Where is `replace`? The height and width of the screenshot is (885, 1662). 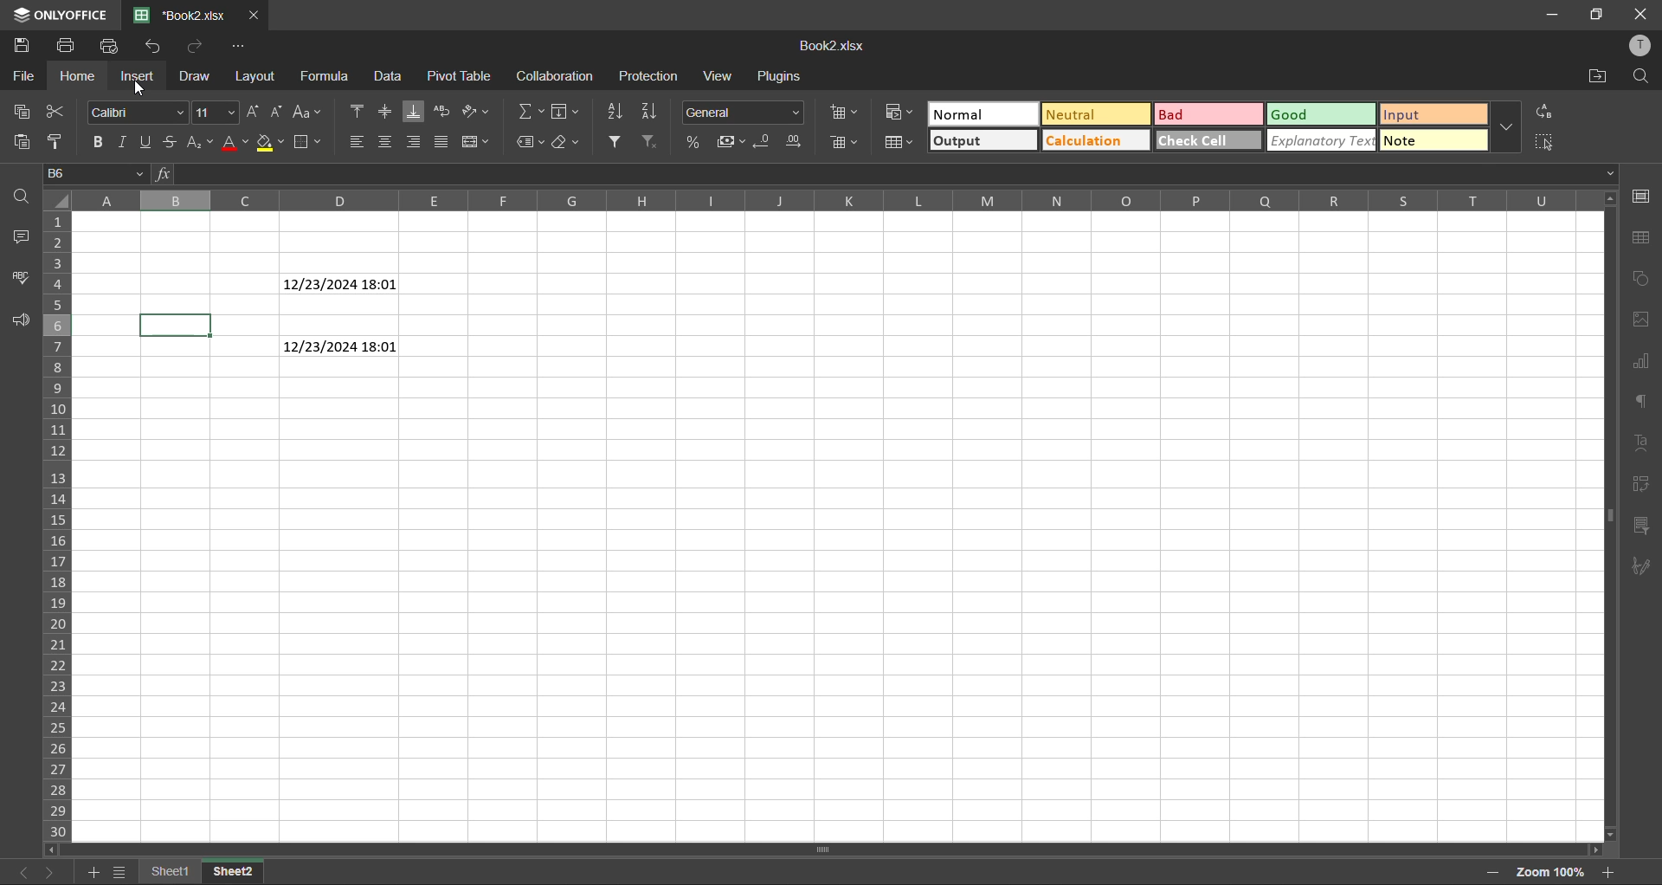 replace is located at coordinates (1544, 111).